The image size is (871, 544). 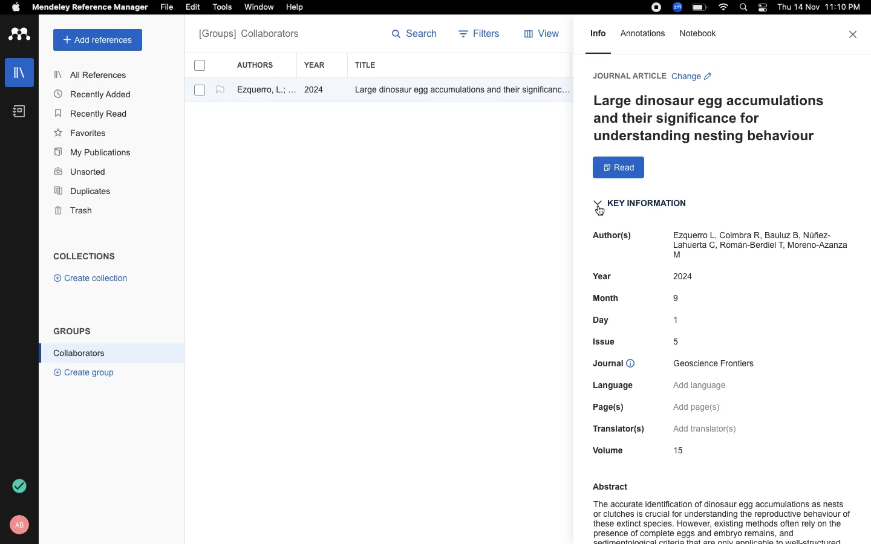 I want to click on Change , so click(x=691, y=78).